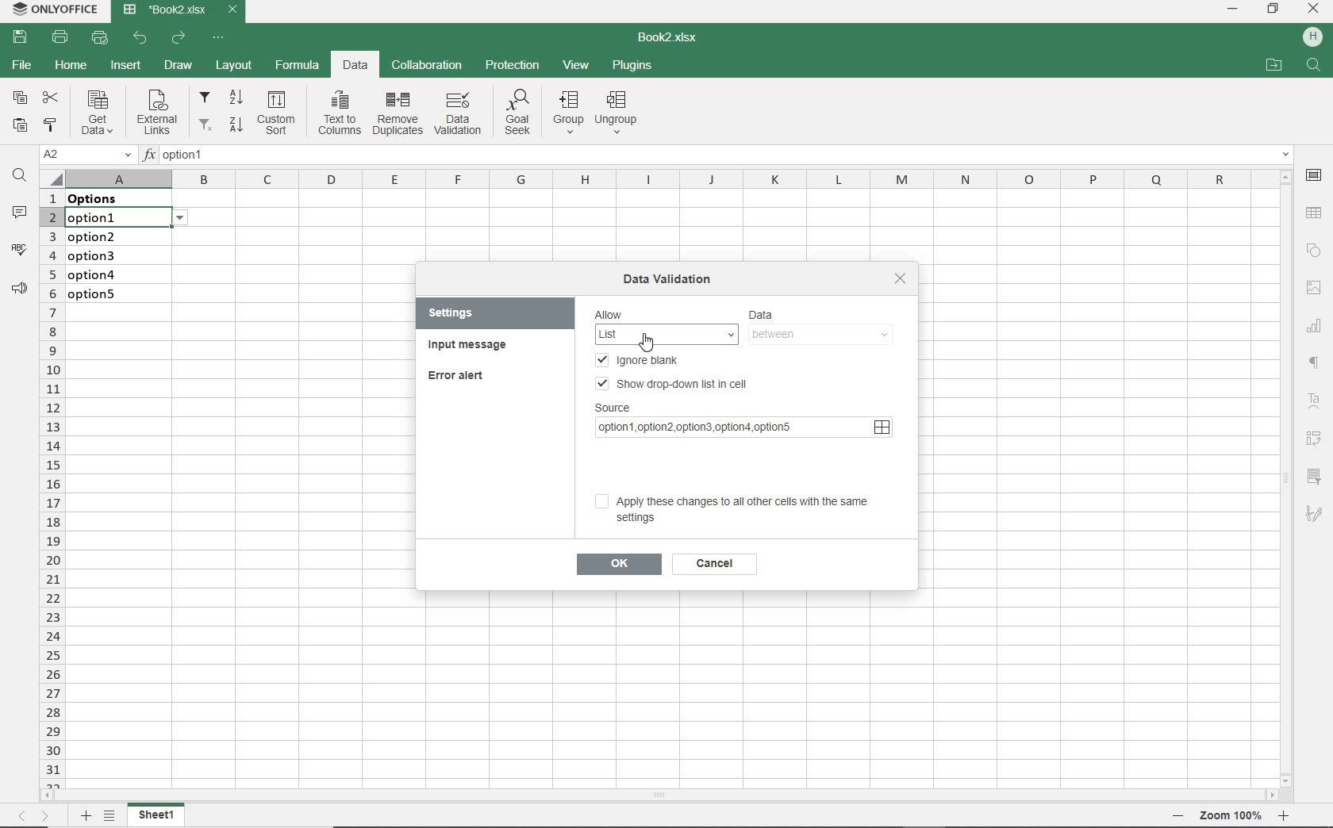 The image size is (1333, 828). Describe the element at coordinates (428, 64) in the screenshot. I see `COLLABORATION` at that location.